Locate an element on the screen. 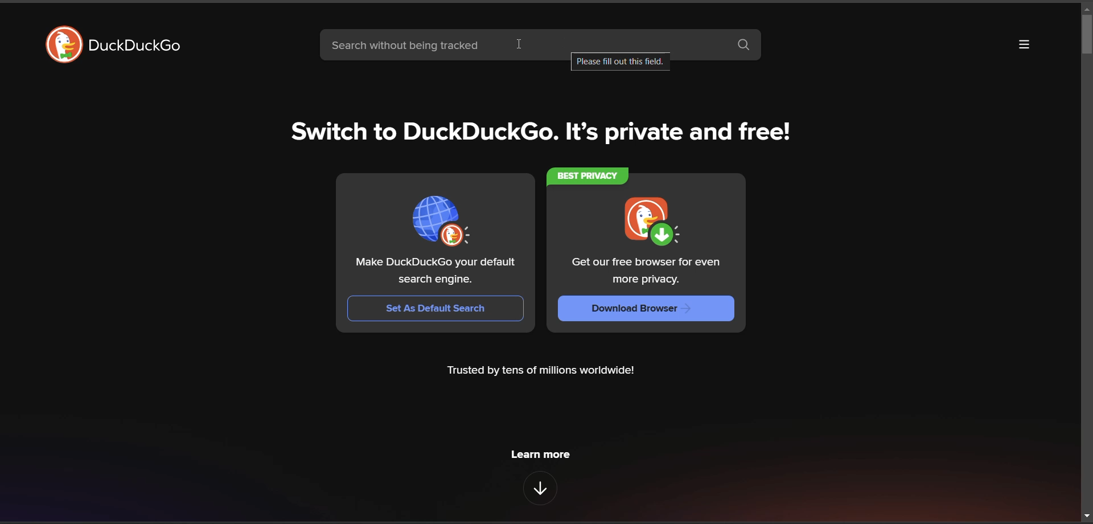  tag line is located at coordinates (543, 133).